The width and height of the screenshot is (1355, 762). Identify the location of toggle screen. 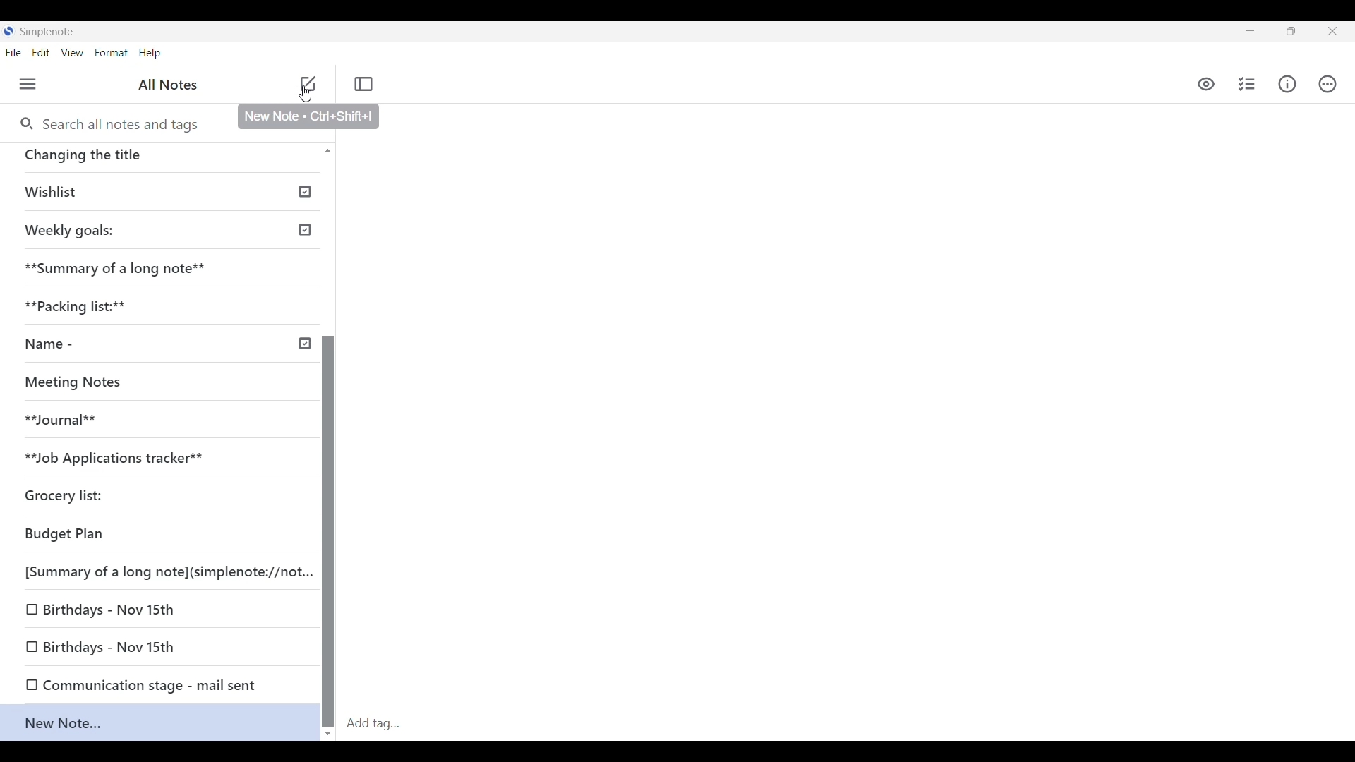
(1291, 31).